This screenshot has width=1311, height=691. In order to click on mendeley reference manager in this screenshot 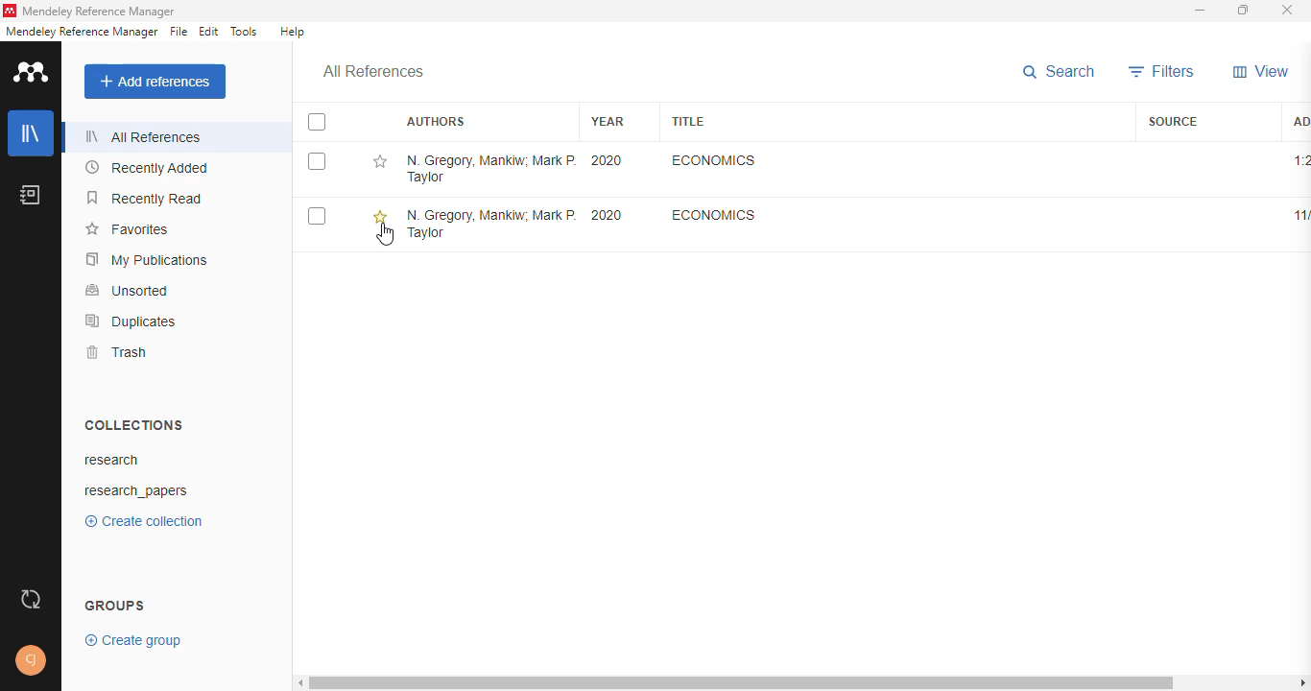, I will do `click(100, 12)`.